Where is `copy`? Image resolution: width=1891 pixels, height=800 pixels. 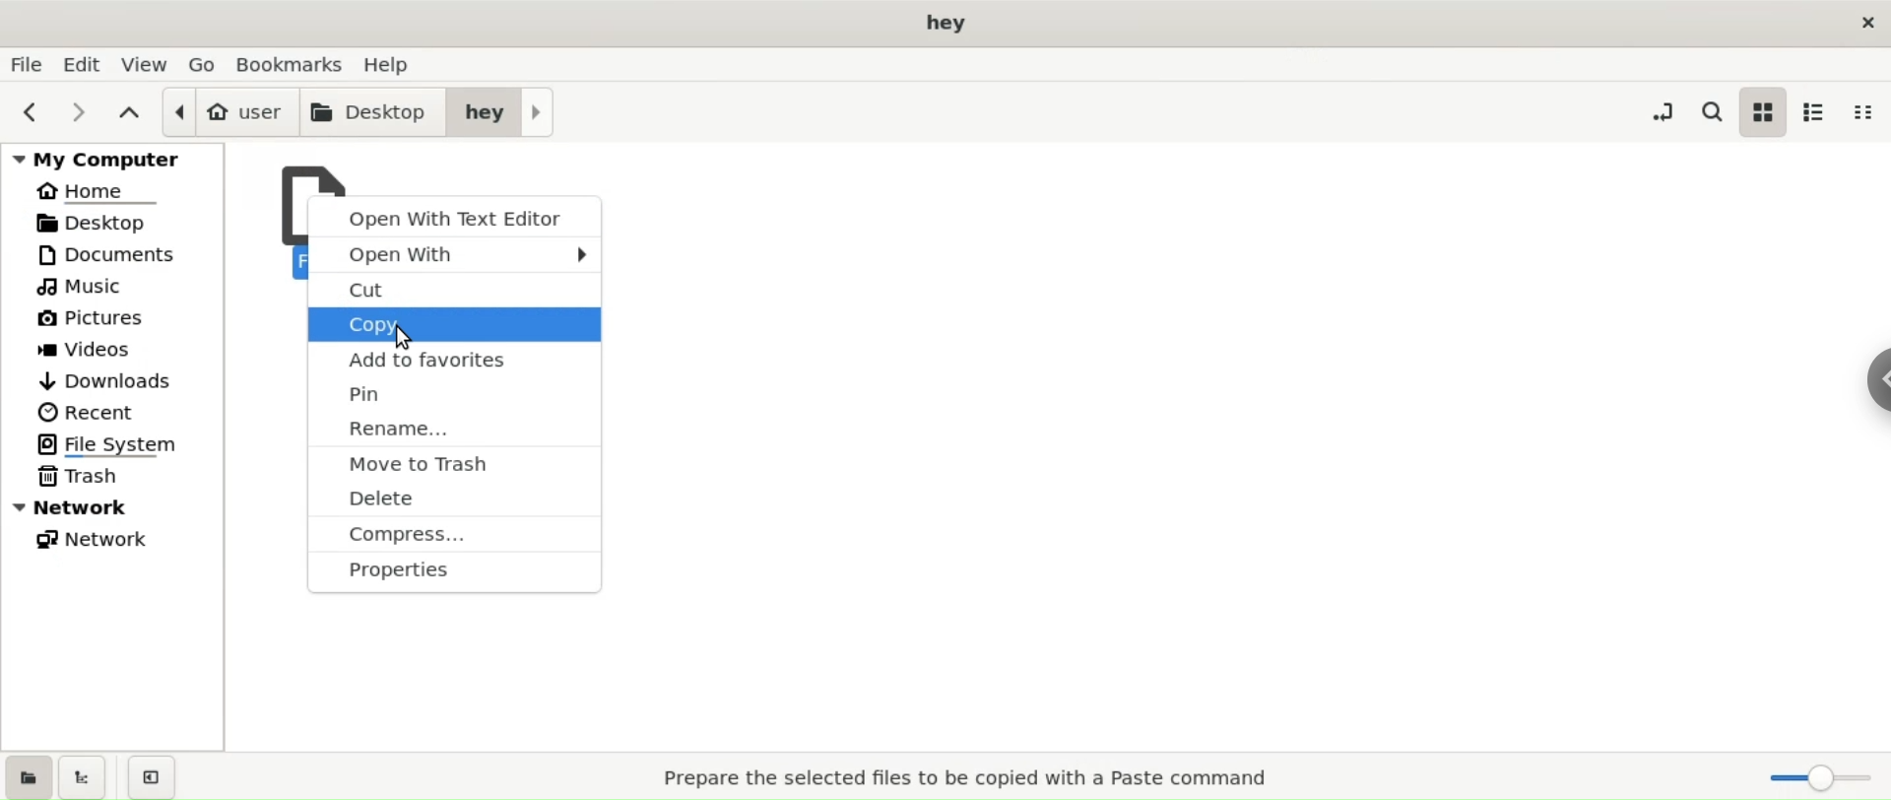
copy is located at coordinates (455, 326).